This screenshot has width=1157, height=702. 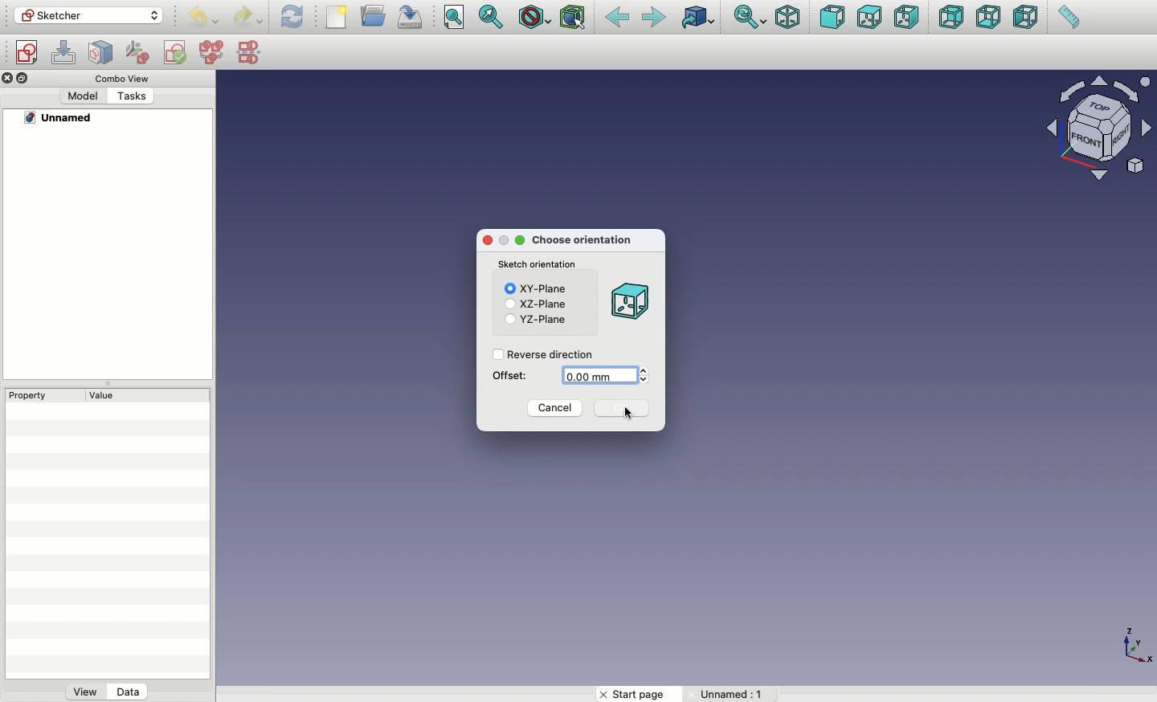 What do you see at coordinates (603, 375) in the screenshot?
I see `Text` at bounding box center [603, 375].